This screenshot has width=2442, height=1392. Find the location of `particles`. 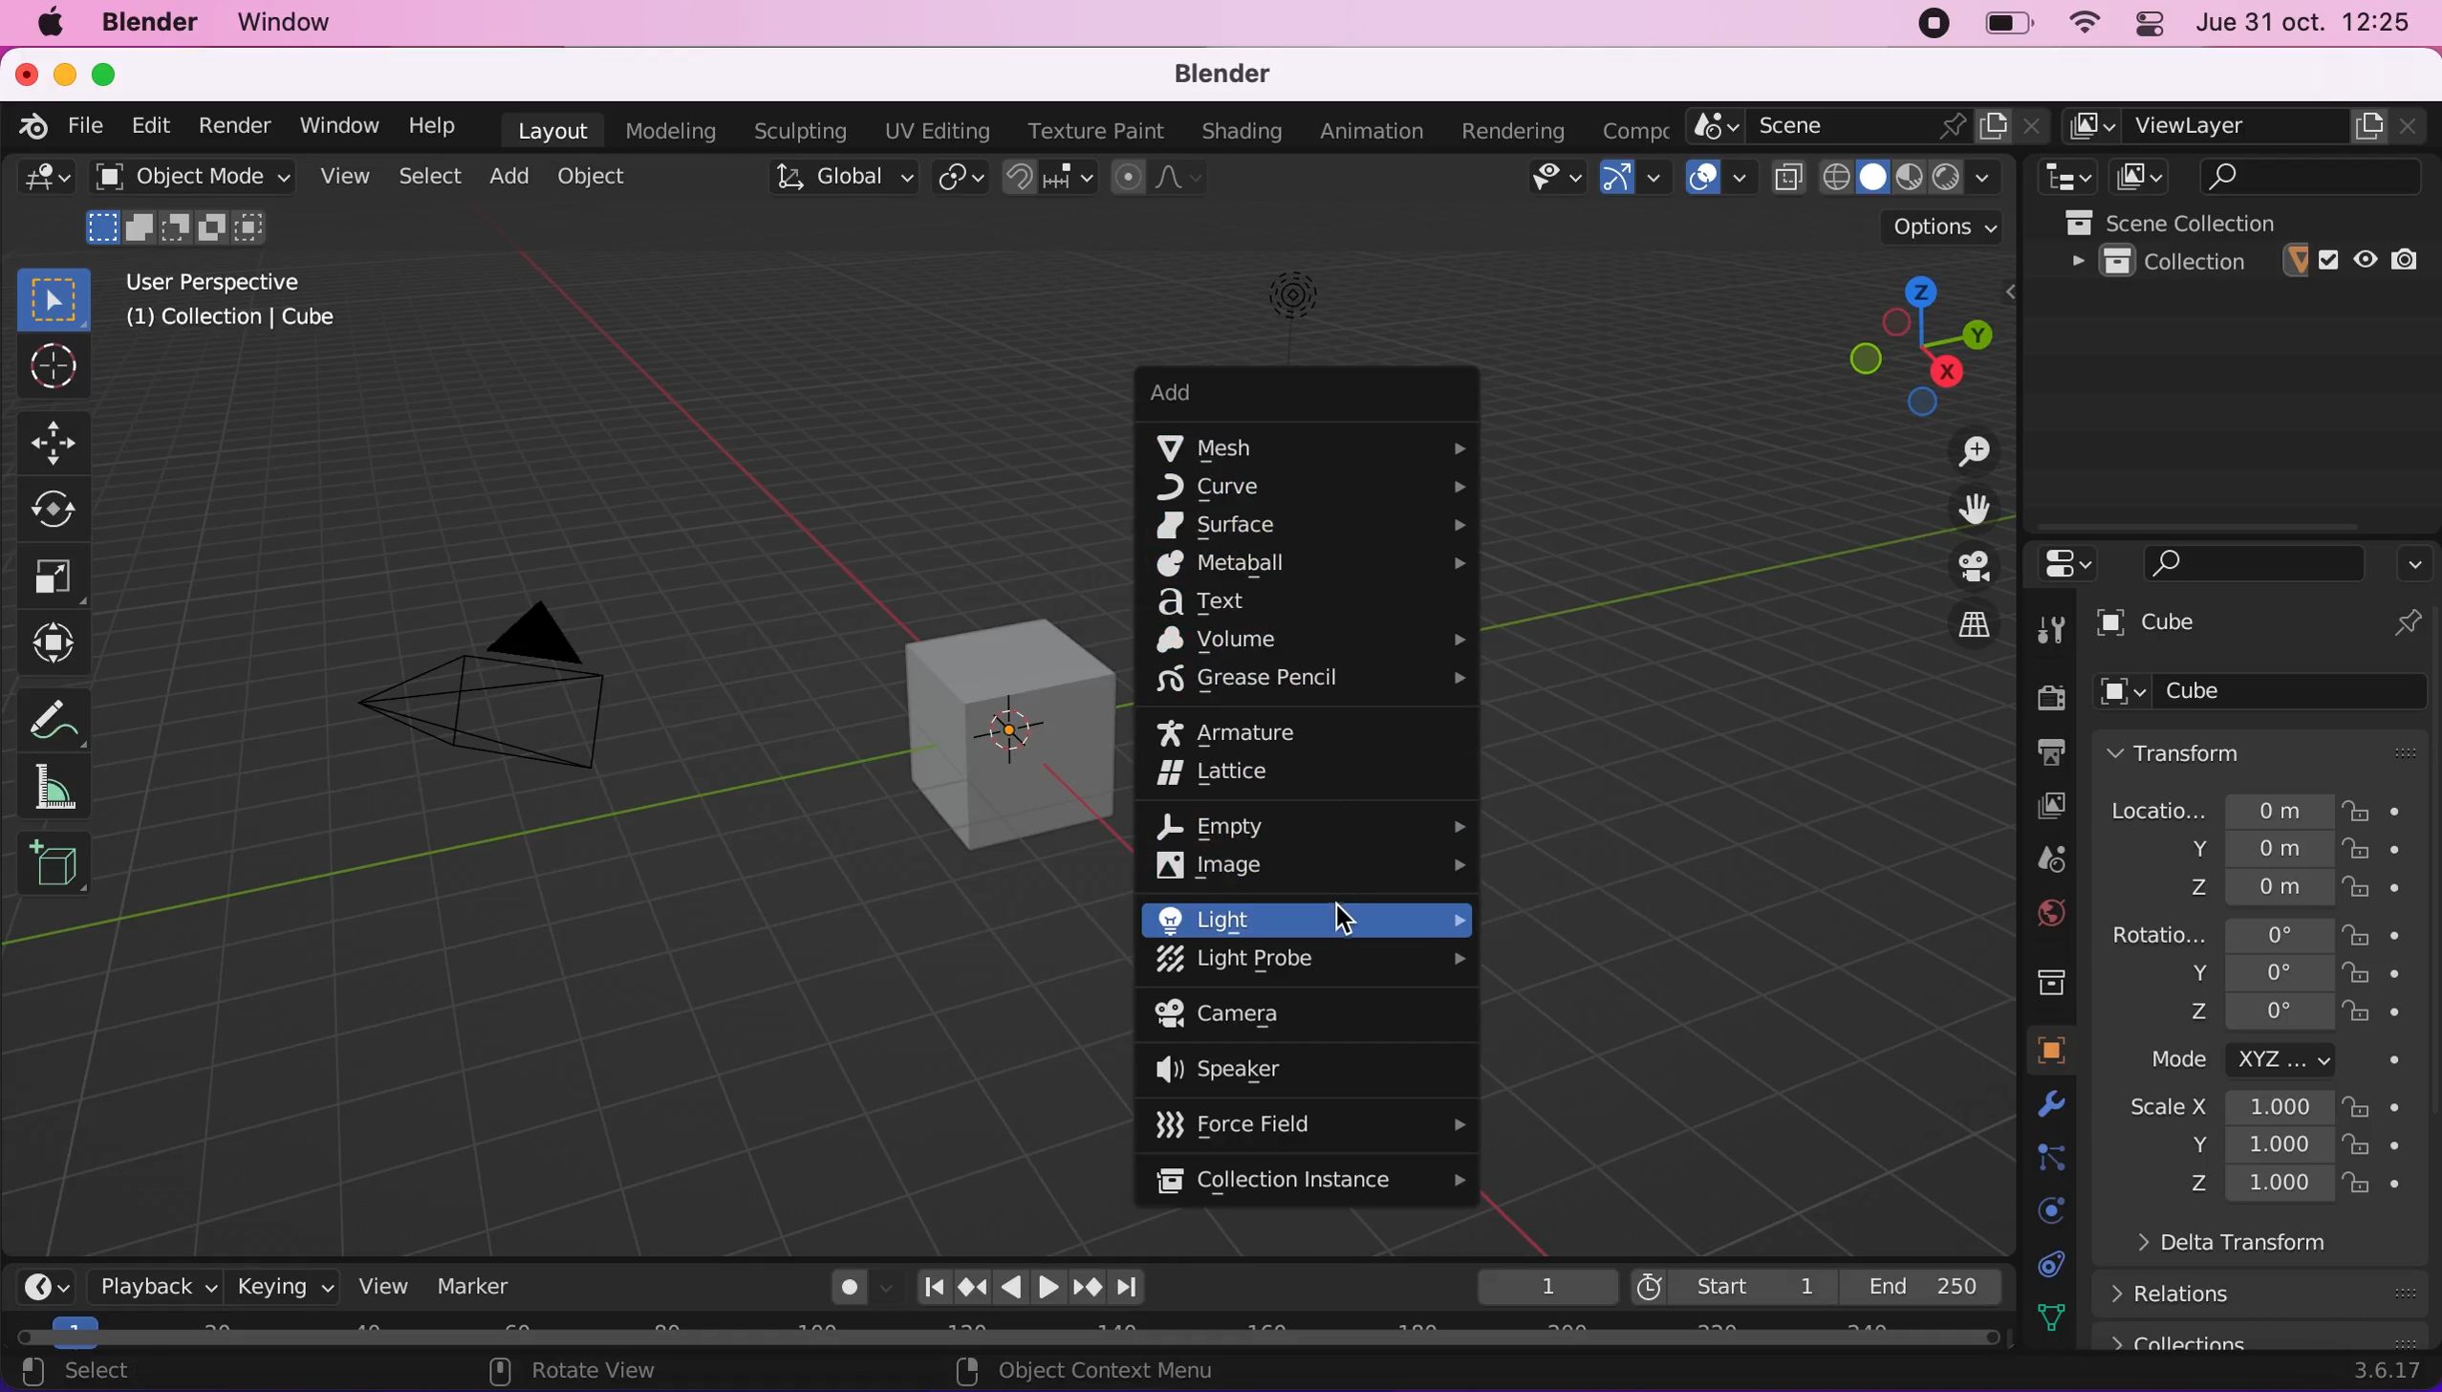

particles is located at coordinates (2043, 1158).